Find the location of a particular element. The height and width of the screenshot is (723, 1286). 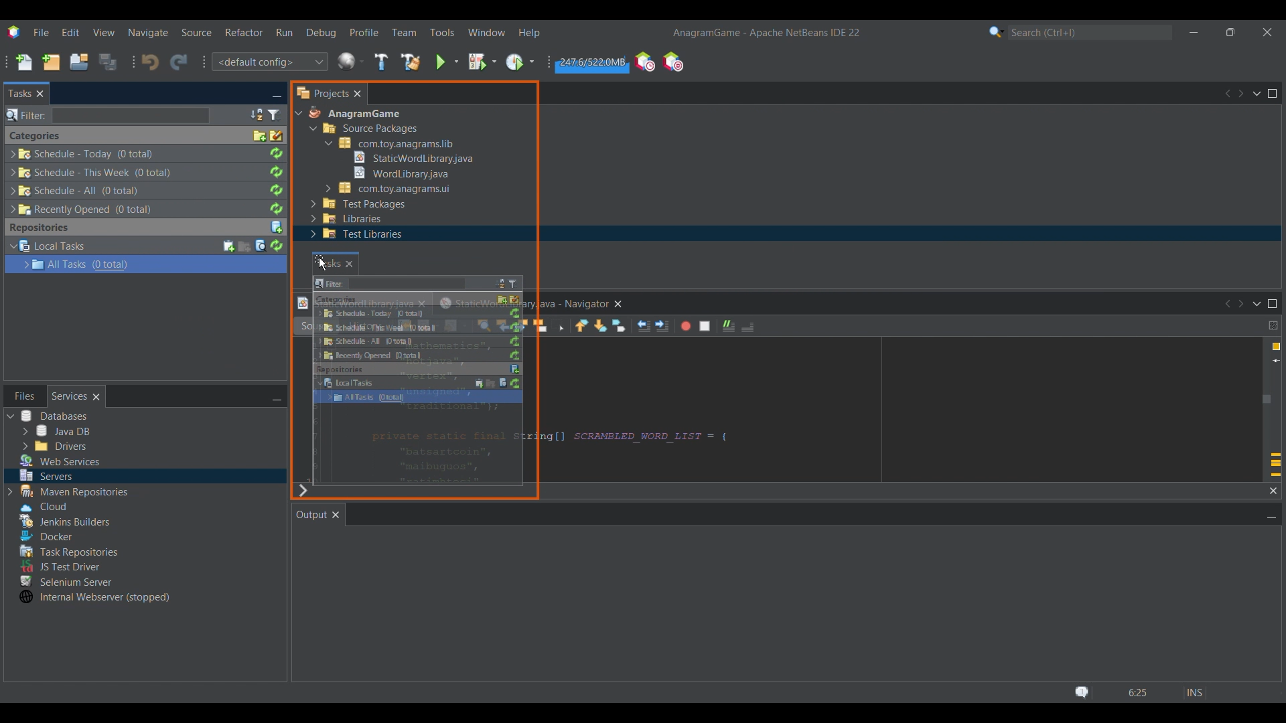

Click to force garbage collection is located at coordinates (591, 63).